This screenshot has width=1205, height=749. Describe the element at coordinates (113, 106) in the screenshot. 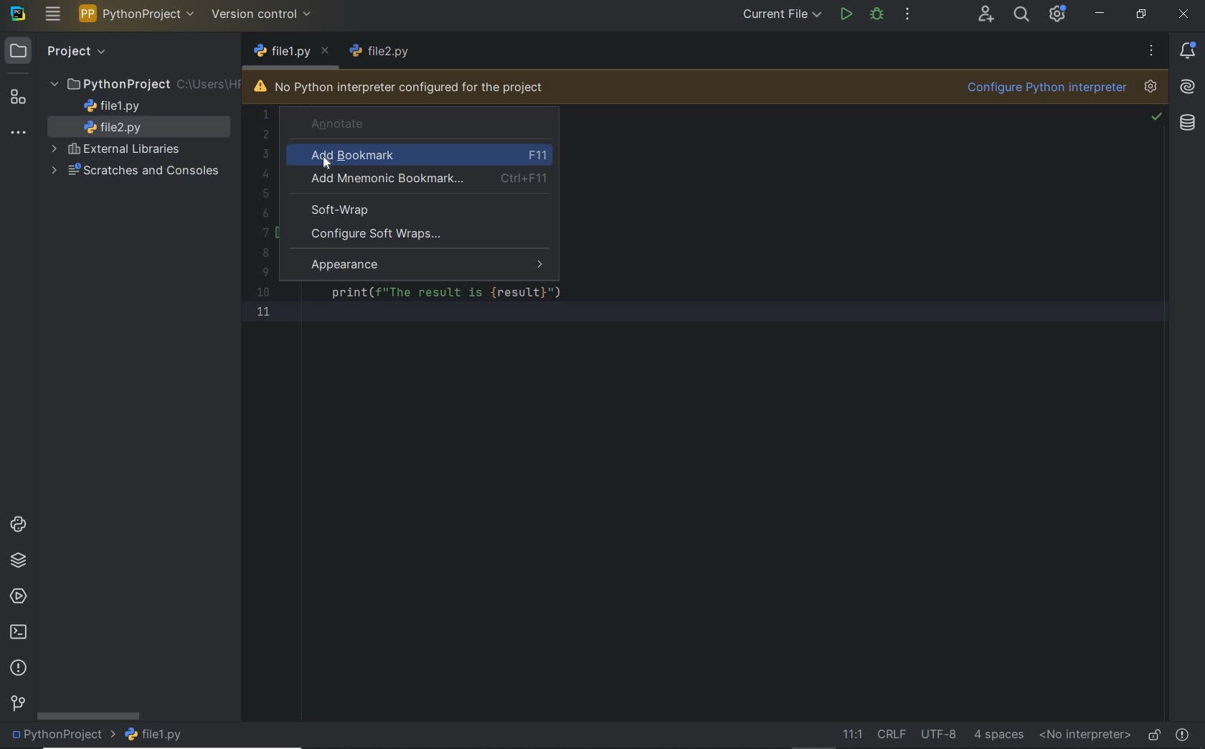

I see `file name 1` at that location.